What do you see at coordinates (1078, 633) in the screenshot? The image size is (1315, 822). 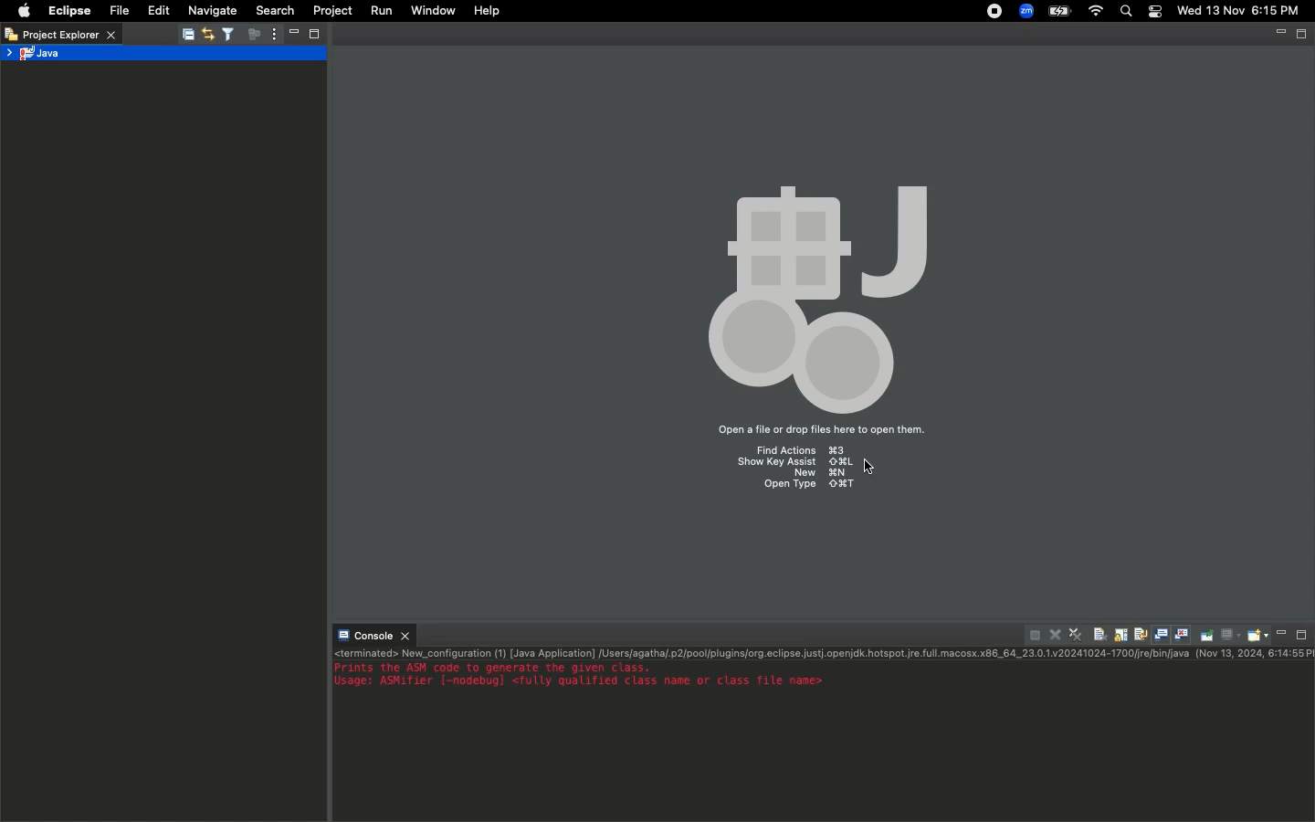 I see `Remove all terminated launches` at bounding box center [1078, 633].